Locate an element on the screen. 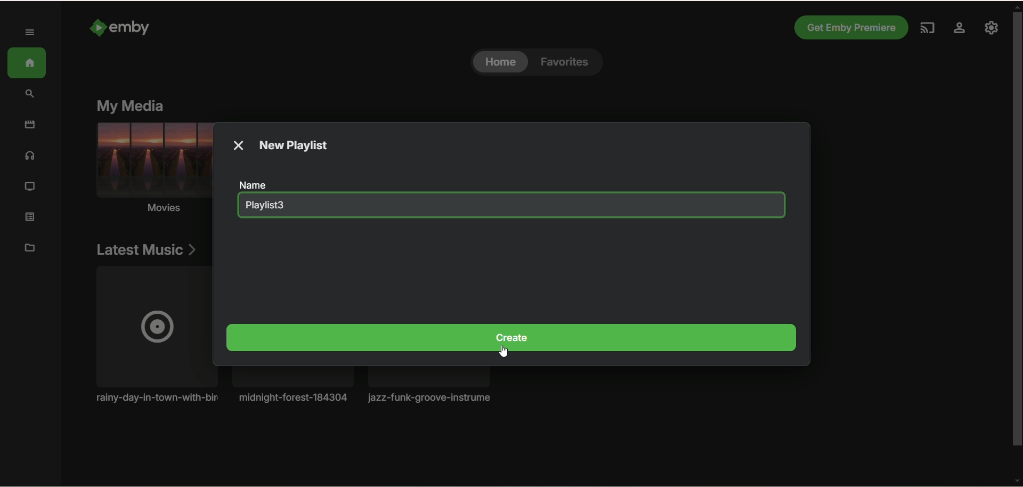  music is located at coordinates (30, 158).